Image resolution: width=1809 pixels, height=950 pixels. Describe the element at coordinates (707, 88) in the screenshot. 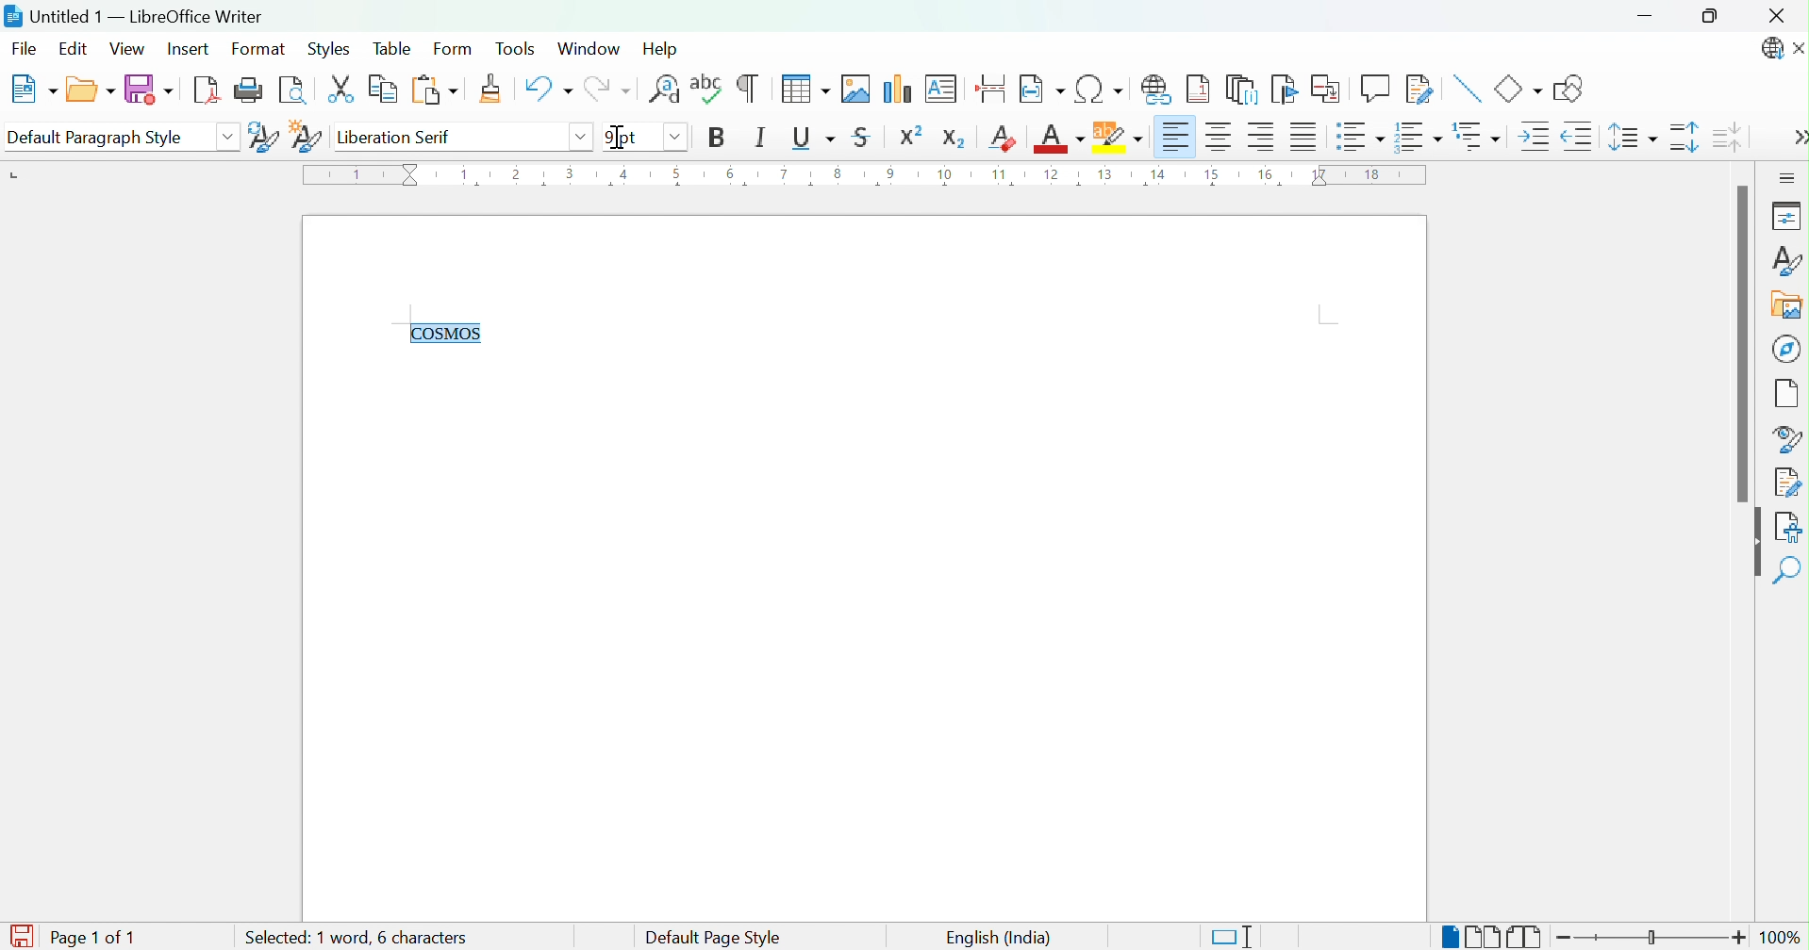

I see `Check Spelling` at that location.